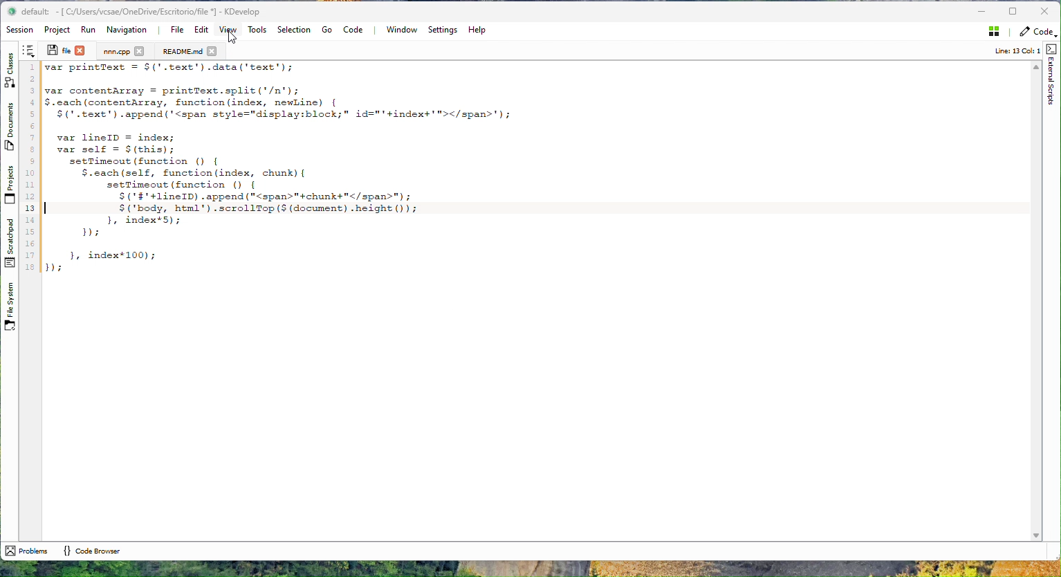 Image resolution: width=1061 pixels, height=577 pixels. I want to click on problems, so click(26, 551).